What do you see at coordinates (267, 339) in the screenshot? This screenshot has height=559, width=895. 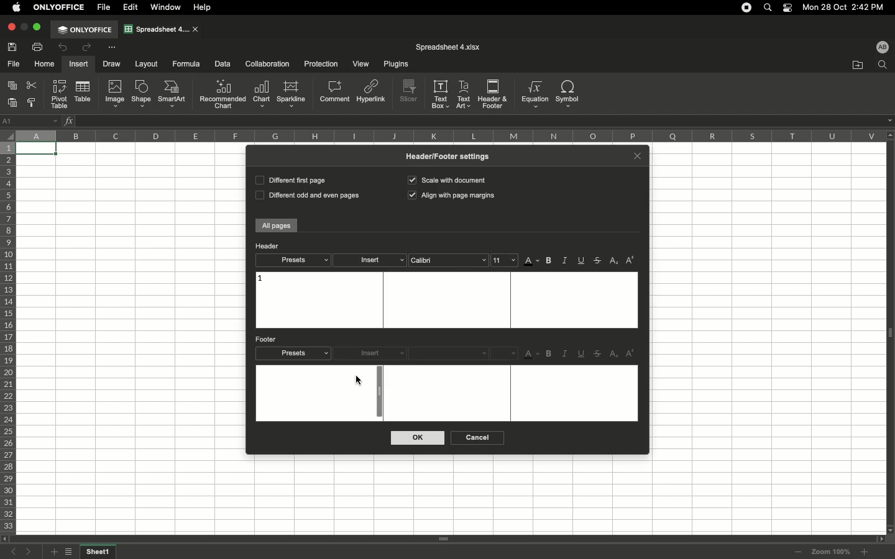 I see `Footer` at bounding box center [267, 339].